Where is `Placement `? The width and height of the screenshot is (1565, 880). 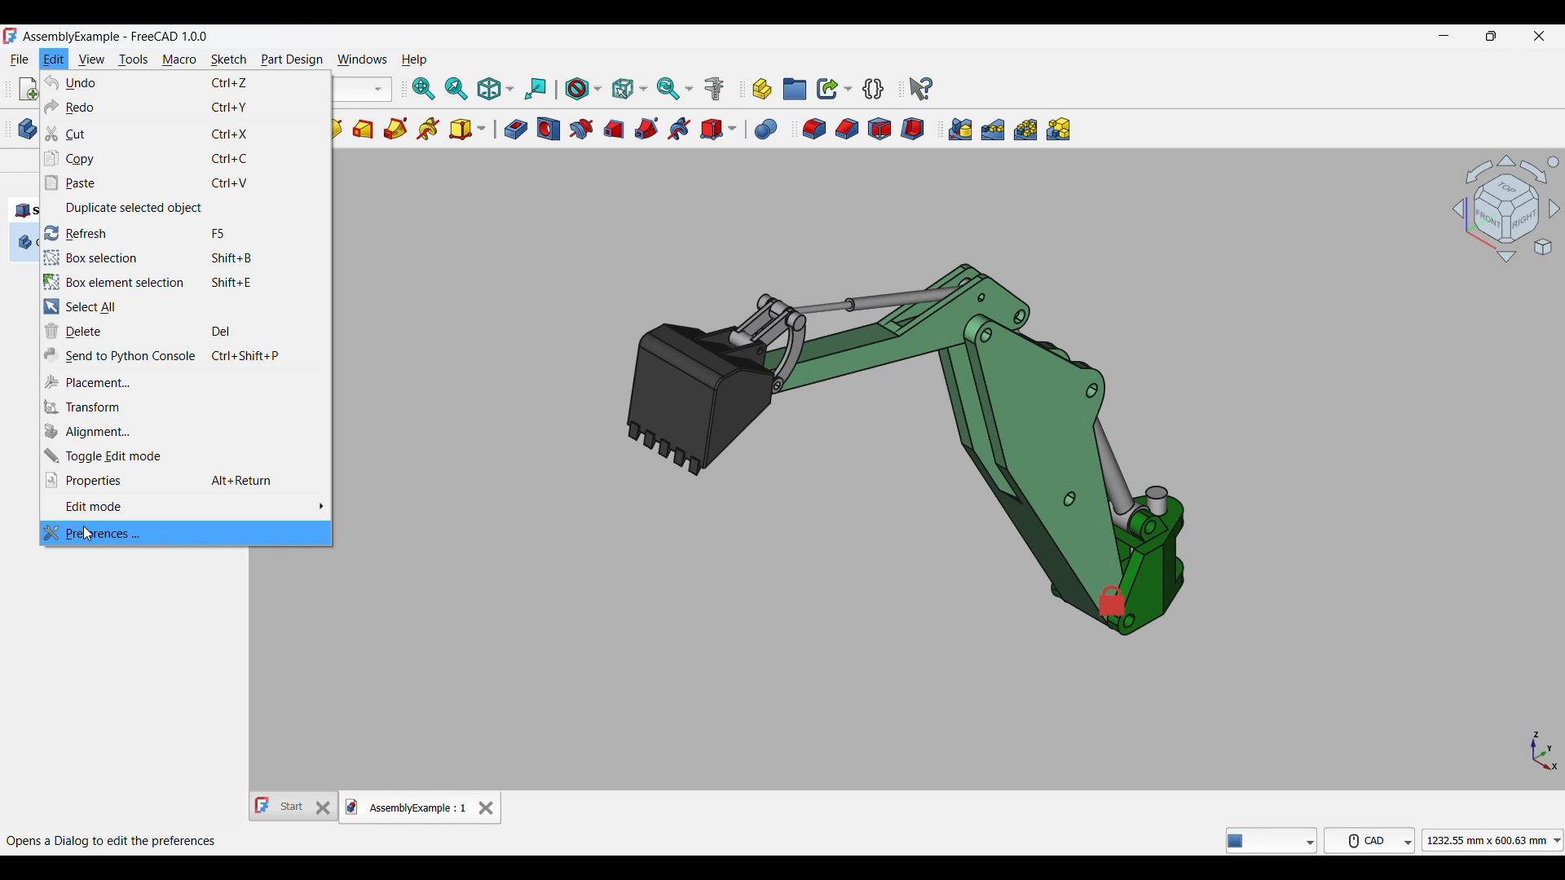 Placement  is located at coordinates (186, 382).